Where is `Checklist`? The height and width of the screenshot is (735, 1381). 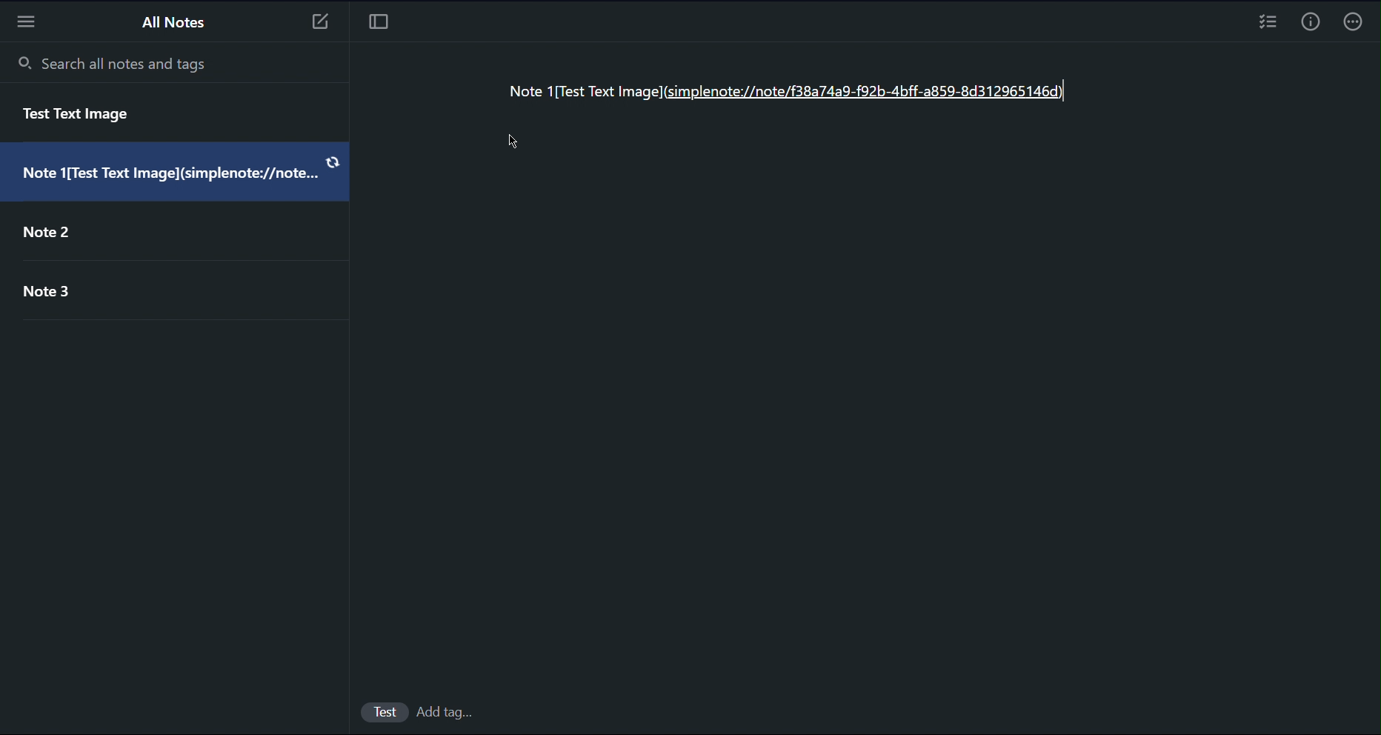 Checklist is located at coordinates (1268, 24).